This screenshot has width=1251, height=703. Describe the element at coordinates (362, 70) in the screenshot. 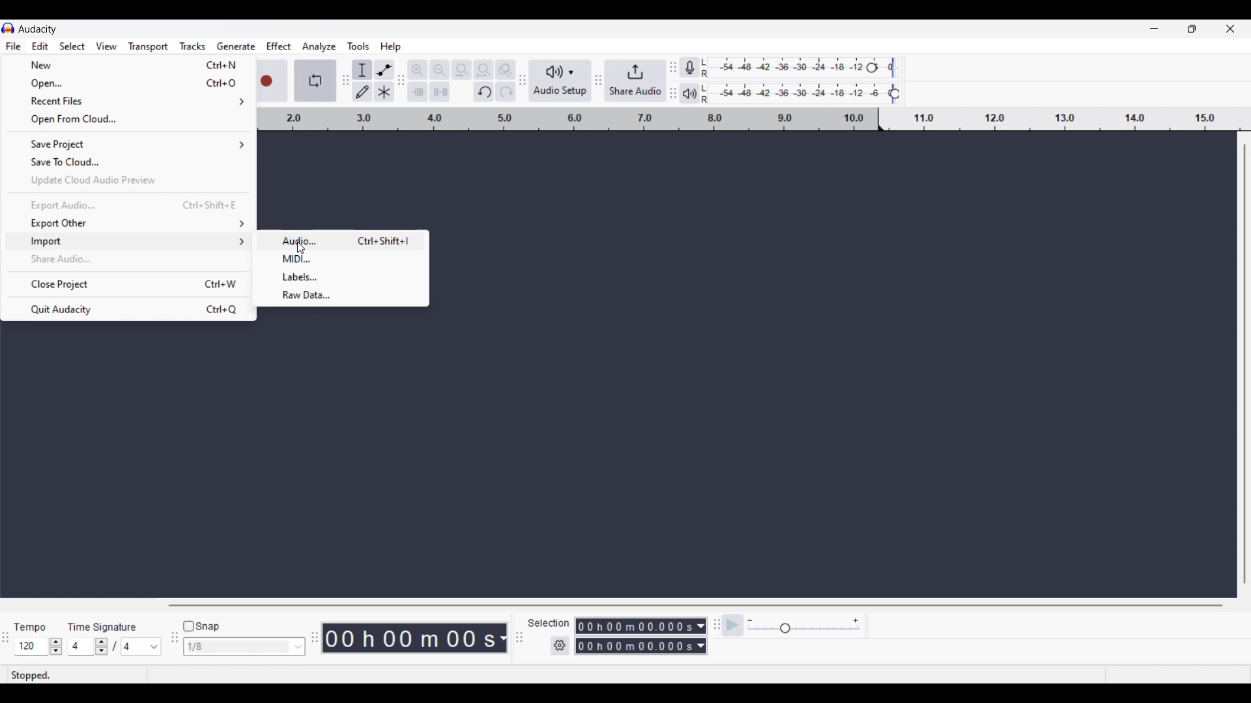

I see `Selection tool` at that location.